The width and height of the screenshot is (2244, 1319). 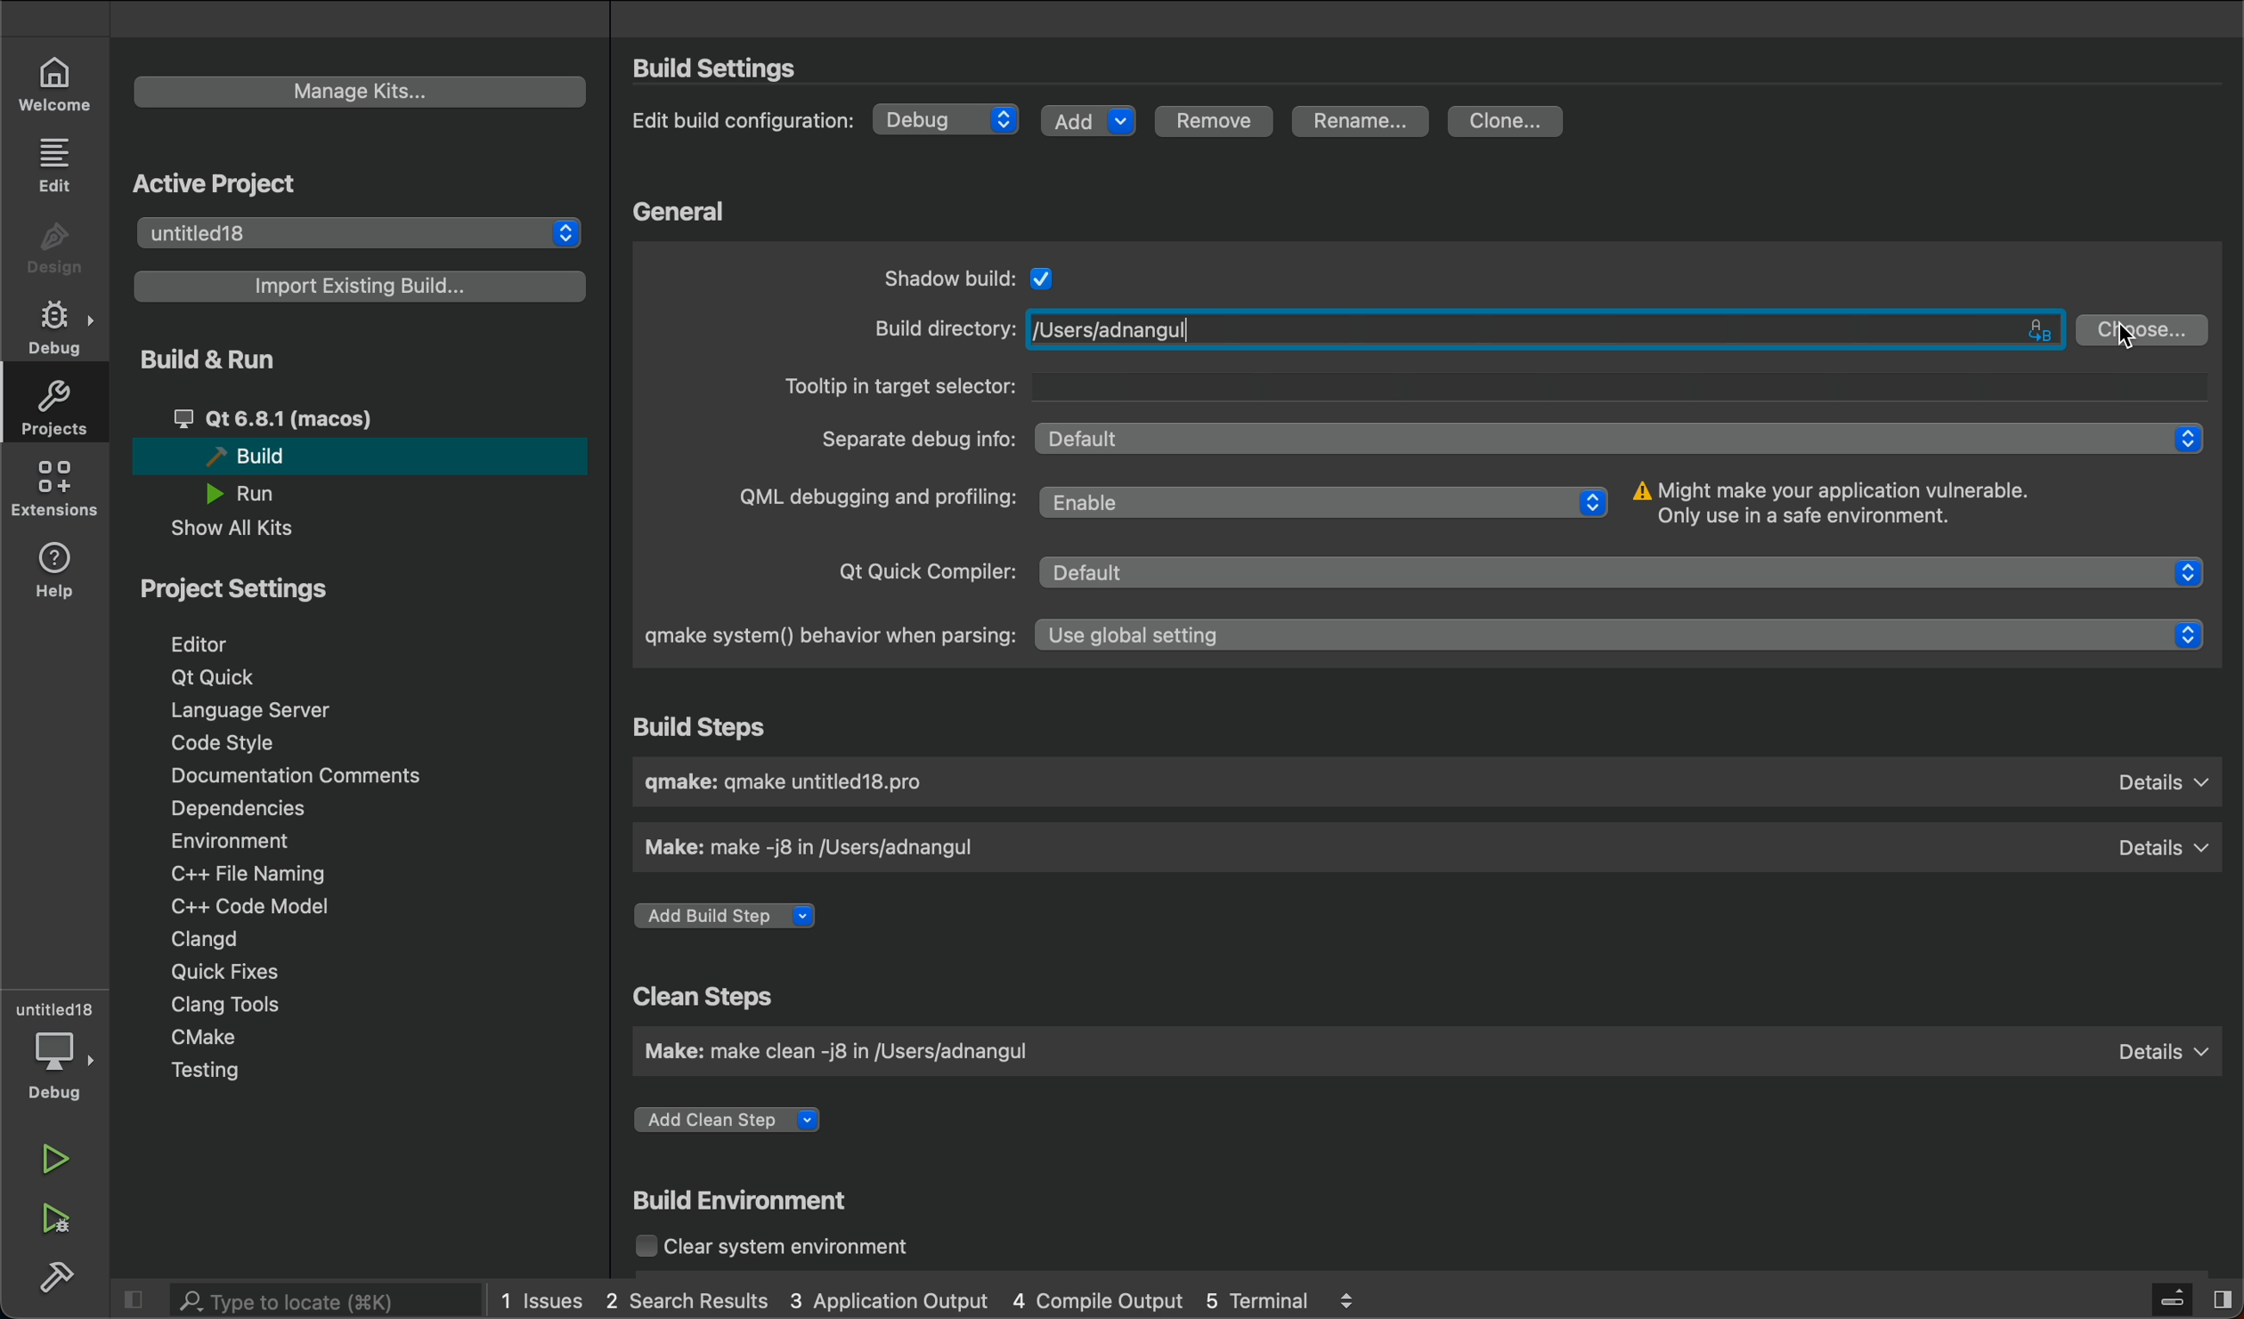 What do you see at coordinates (949, 119) in the screenshot?
I see `Debug ` at bounding box center [949, 119].